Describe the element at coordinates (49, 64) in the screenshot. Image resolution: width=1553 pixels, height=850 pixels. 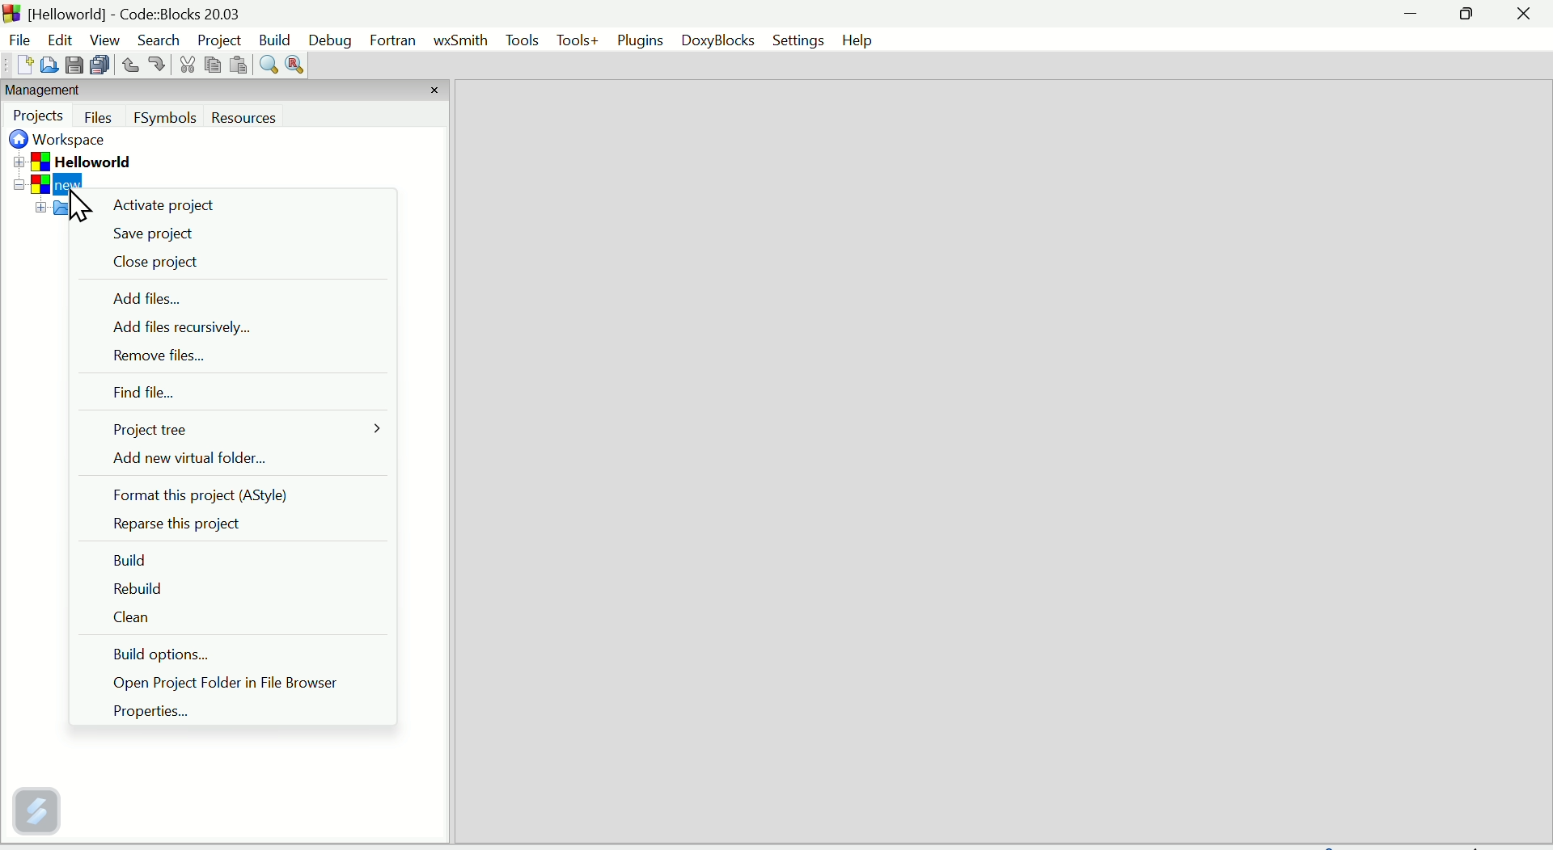
I see `Open` at that location.